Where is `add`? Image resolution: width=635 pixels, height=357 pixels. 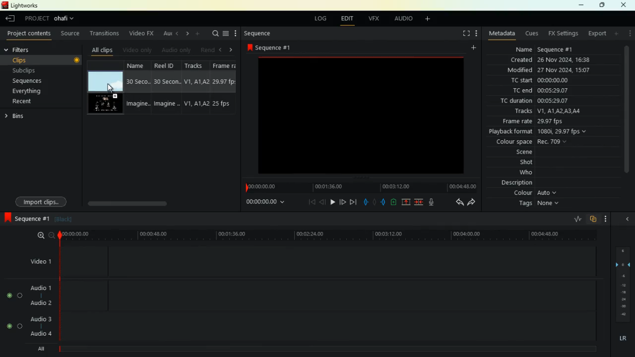 add is located at coordinates (615, 33).